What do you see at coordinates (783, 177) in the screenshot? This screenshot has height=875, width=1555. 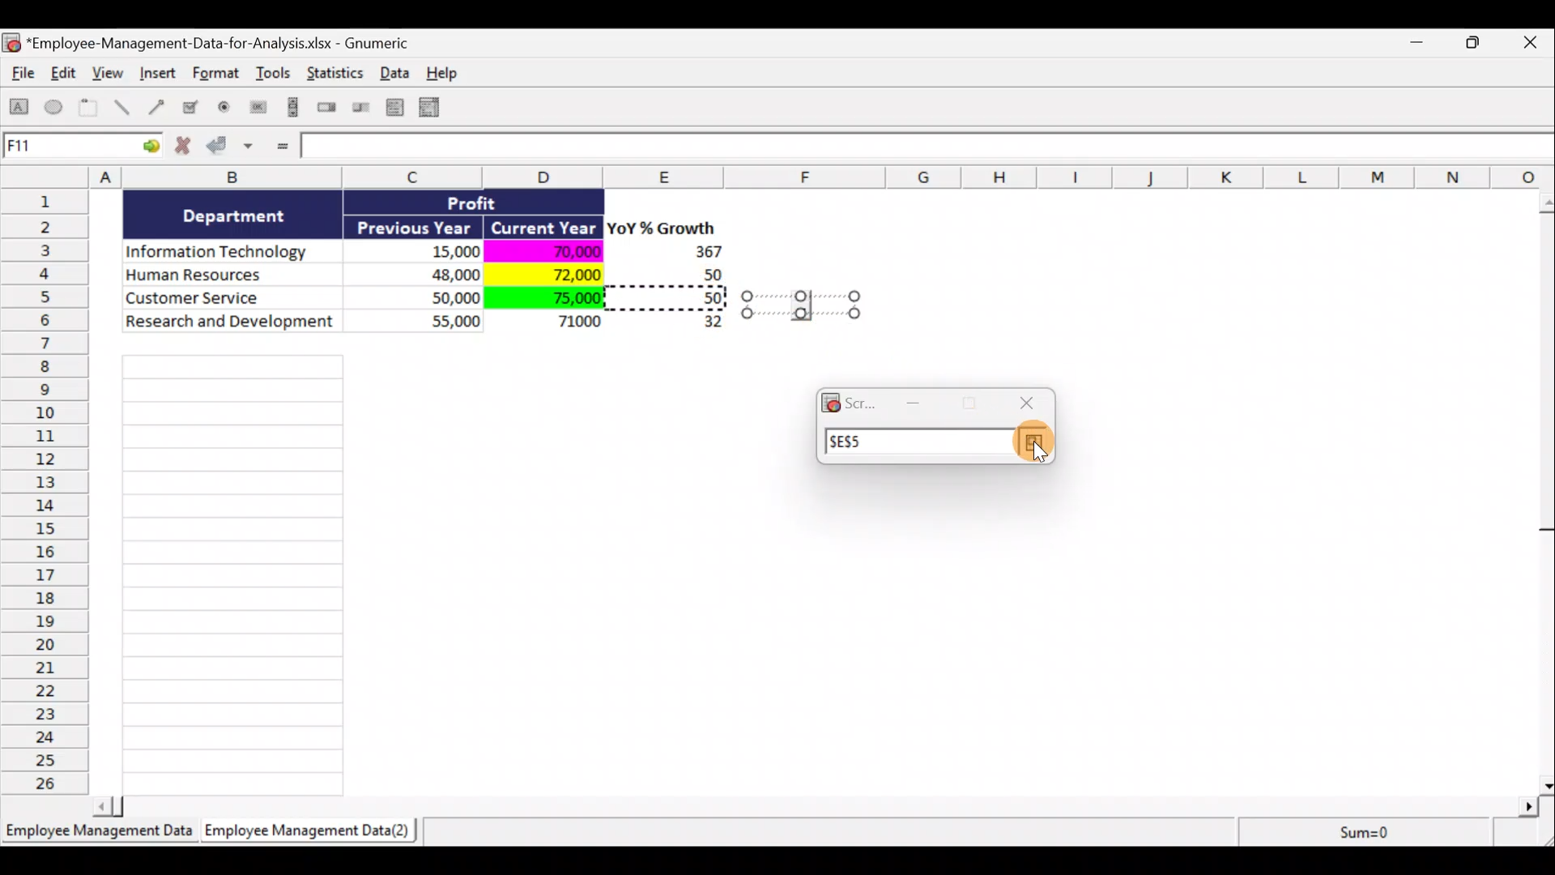 I see `Columns` at bounding box center [783, 177].